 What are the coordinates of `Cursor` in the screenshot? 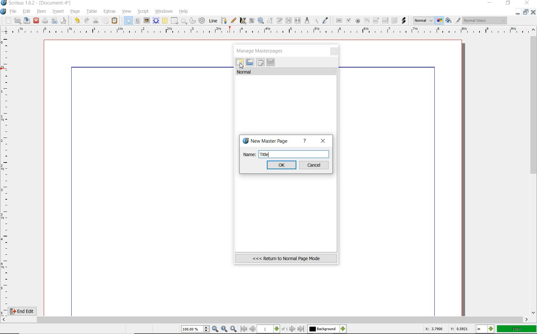 It's located at (241, 66).